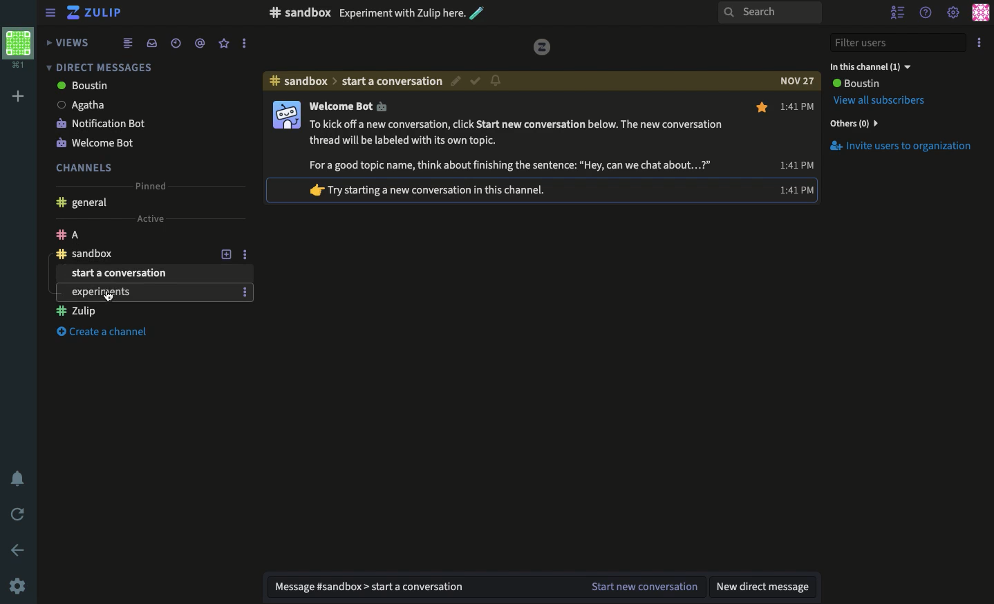 The width and height of the screenshot is (994, 604). What do you see at coordinates (514, 135) in the screenshot?
I see `Messages` at bounding box center [514, 135].